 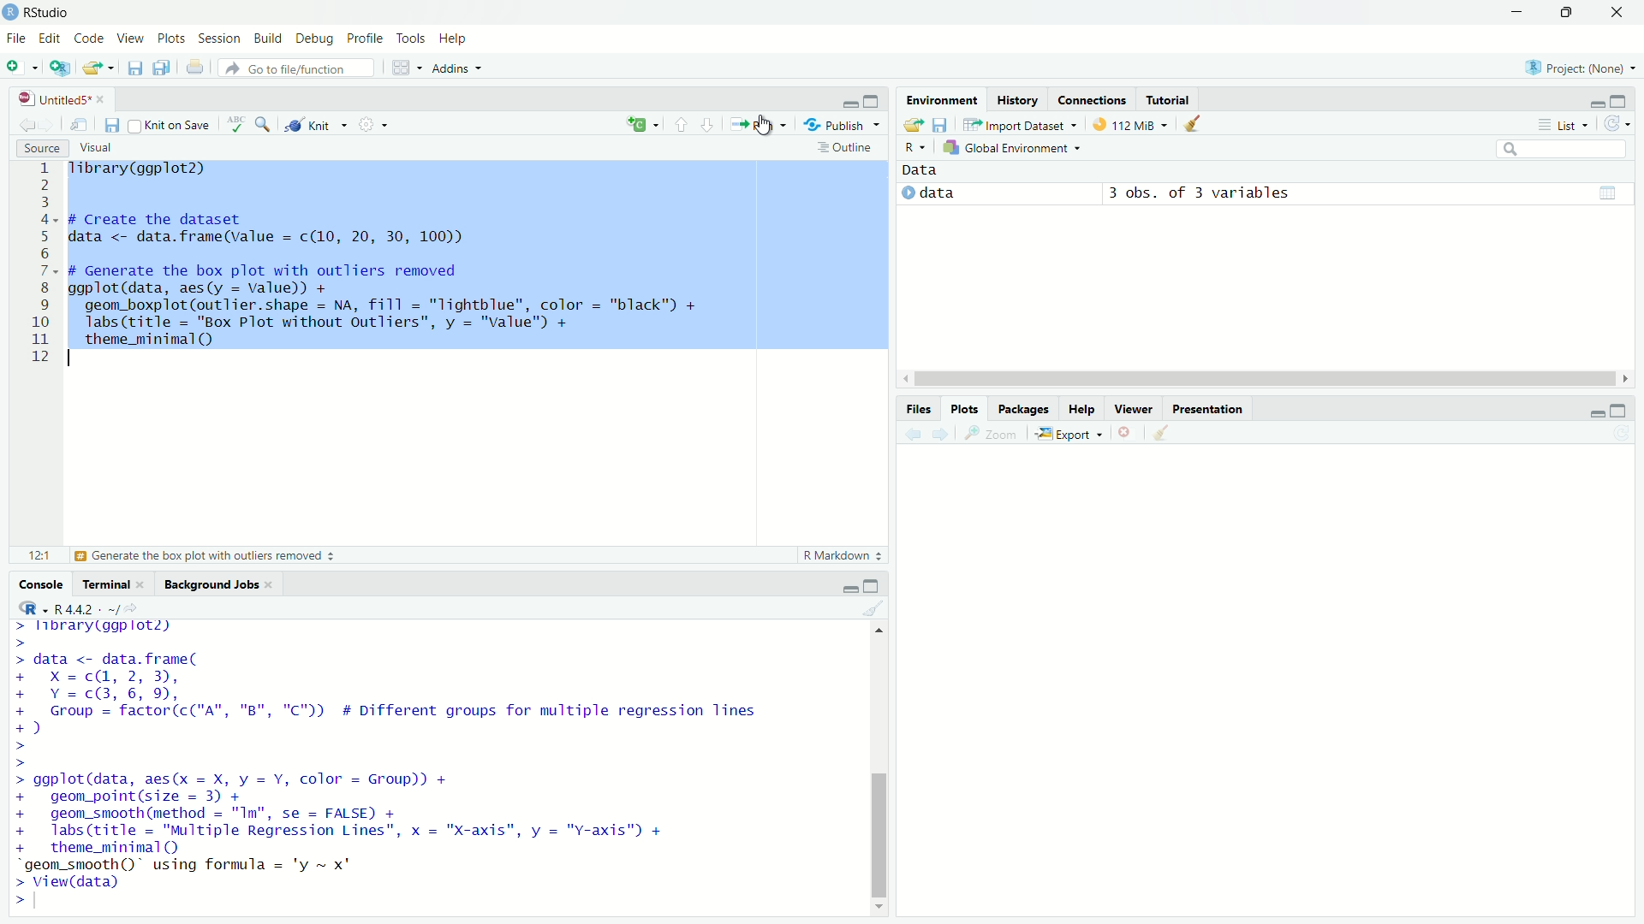 What do you see at coordinates (1017, 123) in the screenshot?
I see `import Dataset` at bounding box center [1017, 123].